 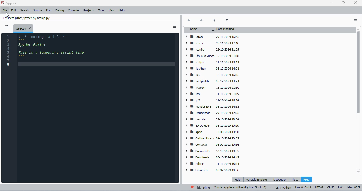 What do you see at coordinates (303, 188) in the screenshot?
I see `line 8, col 1` at bounding box center [303, 188].